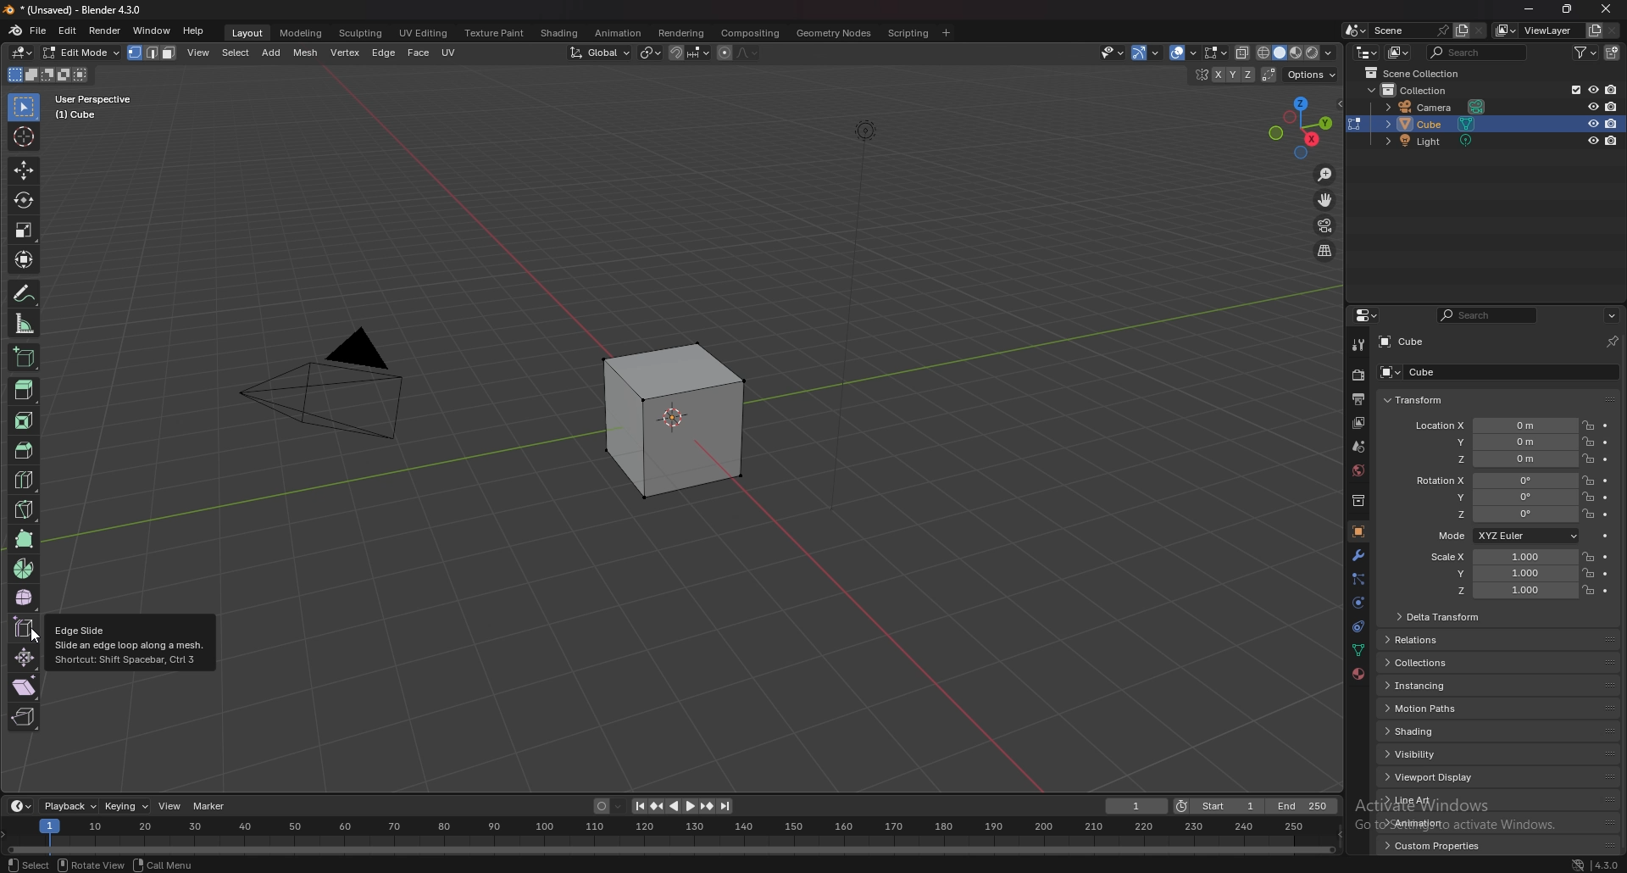  Describe the element at coordinates (68, 32) in the screenshot. I see `edit` at that location.